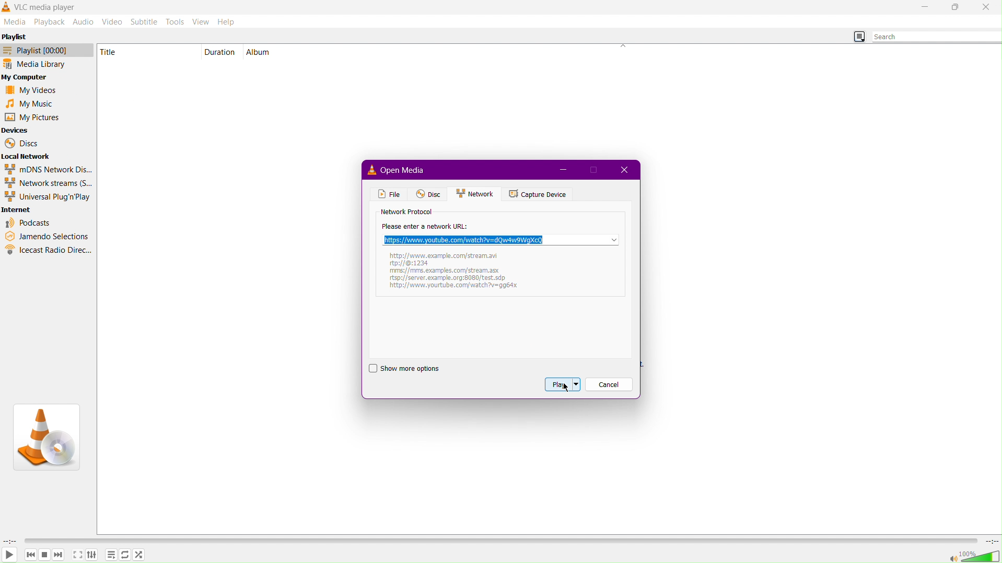  Describe the element at coordinates (6, 6) in the screenshot. I see `logo` at that location.